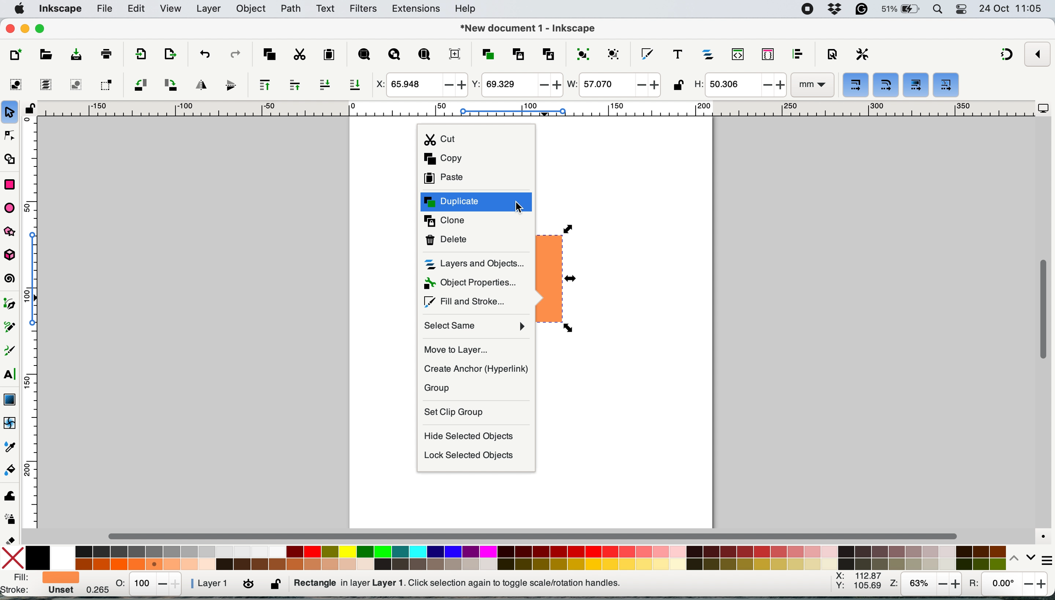 The height and width of the screenshot is (600, 1055). What do you see at coordinates (363, 9) in the screenshot?
I see `filters` at bounding box center [363, 9].